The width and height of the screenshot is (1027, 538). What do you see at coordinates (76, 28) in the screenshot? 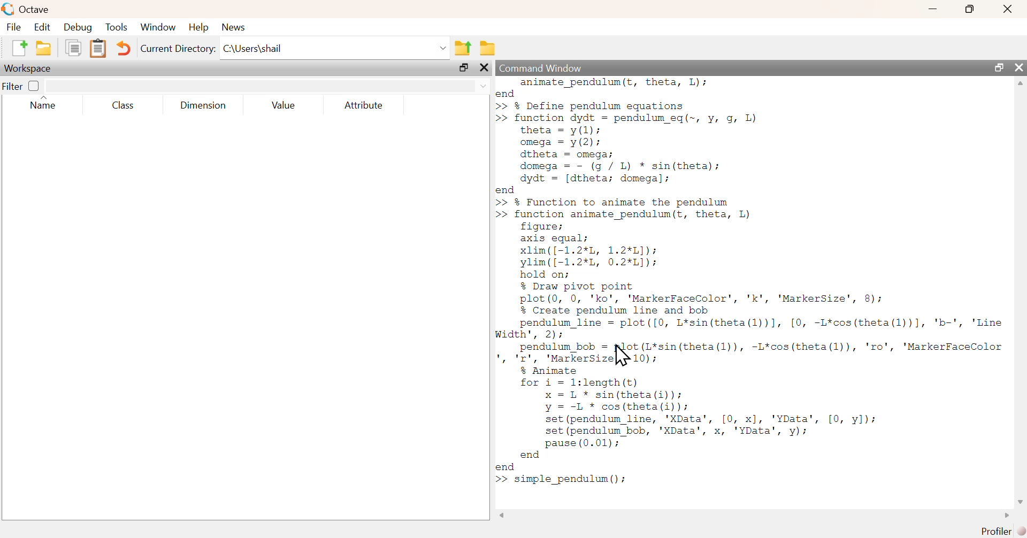
I see `Debug` at bounding box center [76, 28].